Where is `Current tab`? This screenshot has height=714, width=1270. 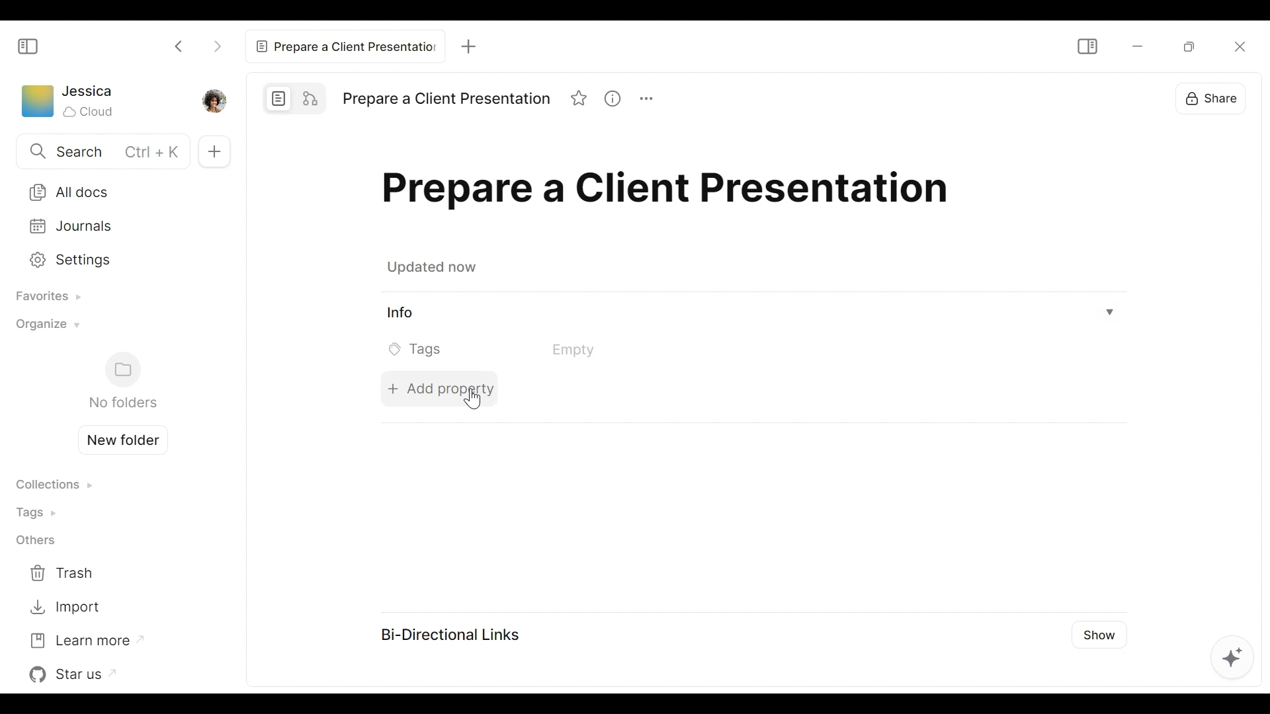 Current tab is located at coordinates (347, 43).